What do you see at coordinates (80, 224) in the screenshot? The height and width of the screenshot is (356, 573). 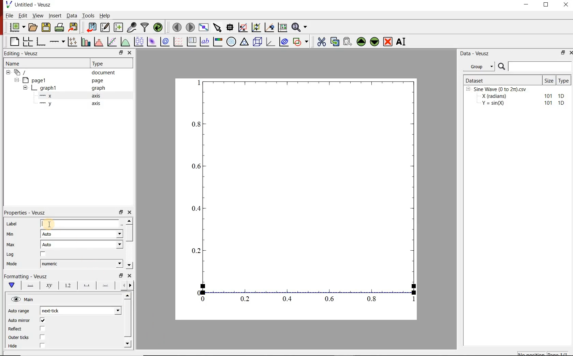 I see `Textbox` at bounding box center [80, 224].